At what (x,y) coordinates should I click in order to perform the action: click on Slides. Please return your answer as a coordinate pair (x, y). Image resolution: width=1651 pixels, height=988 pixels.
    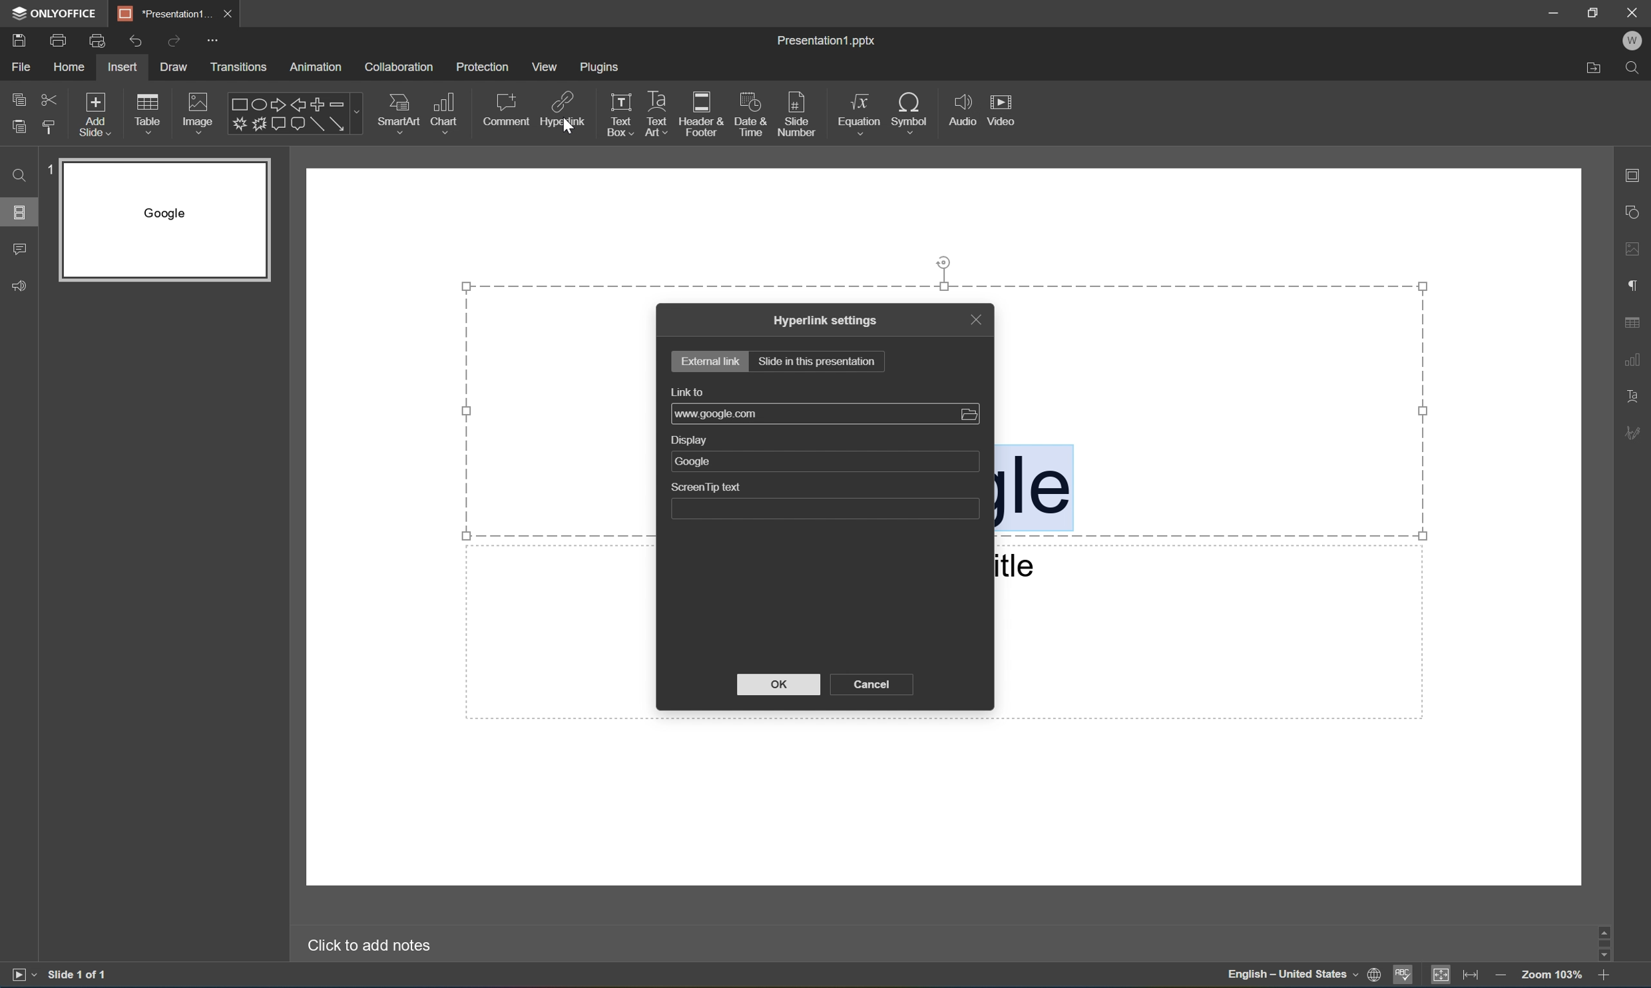
    Looking at the image, I should click on (19, 211).